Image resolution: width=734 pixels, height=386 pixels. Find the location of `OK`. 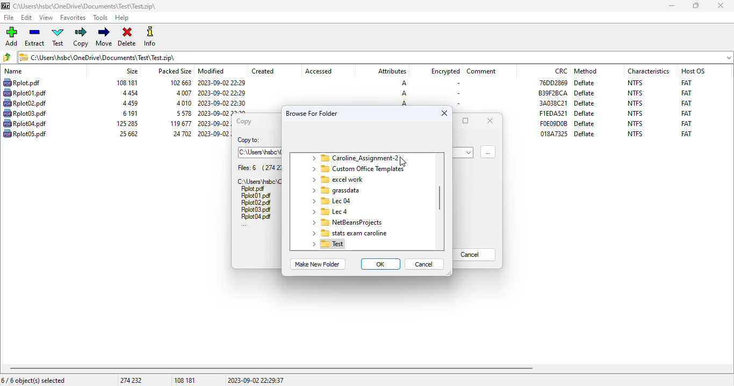

OK is located at coordinates (381, 264).